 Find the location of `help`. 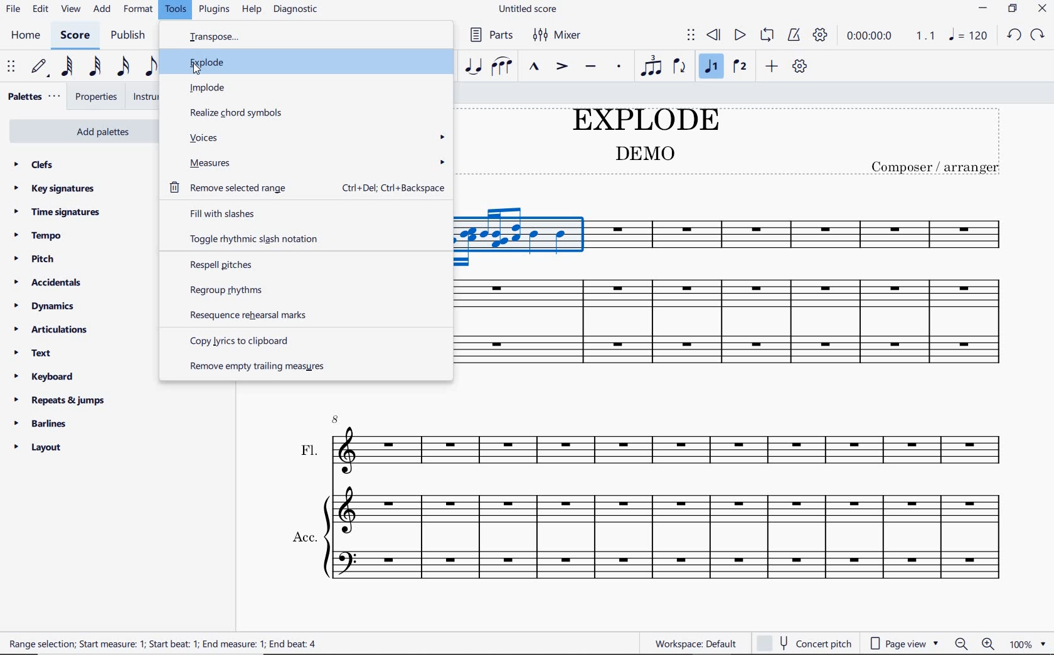

help is located at coordinates (252, 9).